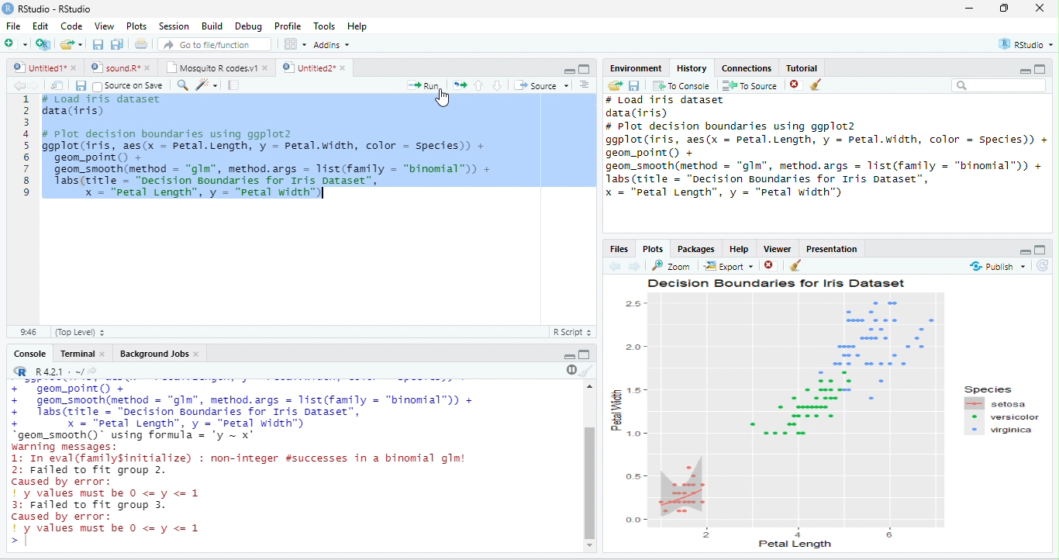  I want to click on warning messages:

1: In eval(familySinitialize) : non-integer #successes in a binomial glm!
2: Failed to fit group 2.

Caused by error:

I y values must be 0 <= y <= 1

3: Failed to fit group 3.

Caused by error:

Iy values must be 0 <= y <= 1, so click(243, 489).